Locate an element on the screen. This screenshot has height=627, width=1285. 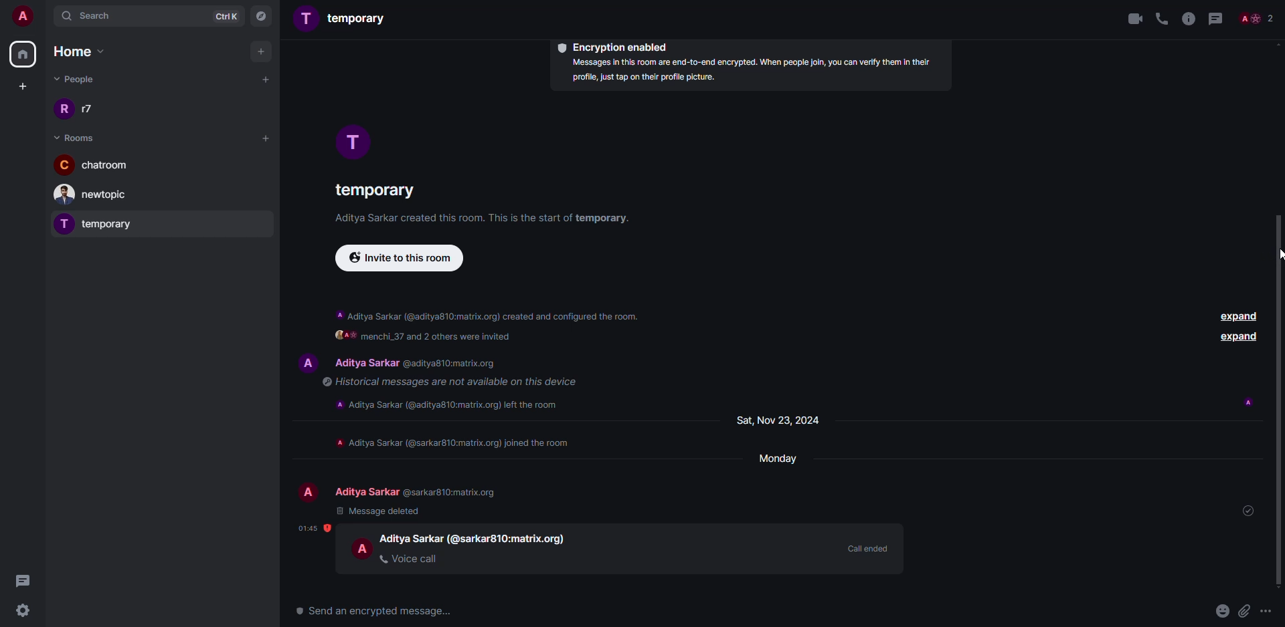
seen is located at coordinates (1250, 402).